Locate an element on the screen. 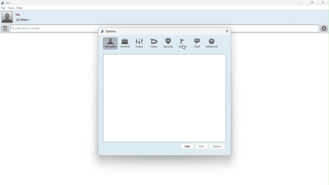 The width and height of the screenshot is (329, 185). Audio is located at coordinates (139, 43).